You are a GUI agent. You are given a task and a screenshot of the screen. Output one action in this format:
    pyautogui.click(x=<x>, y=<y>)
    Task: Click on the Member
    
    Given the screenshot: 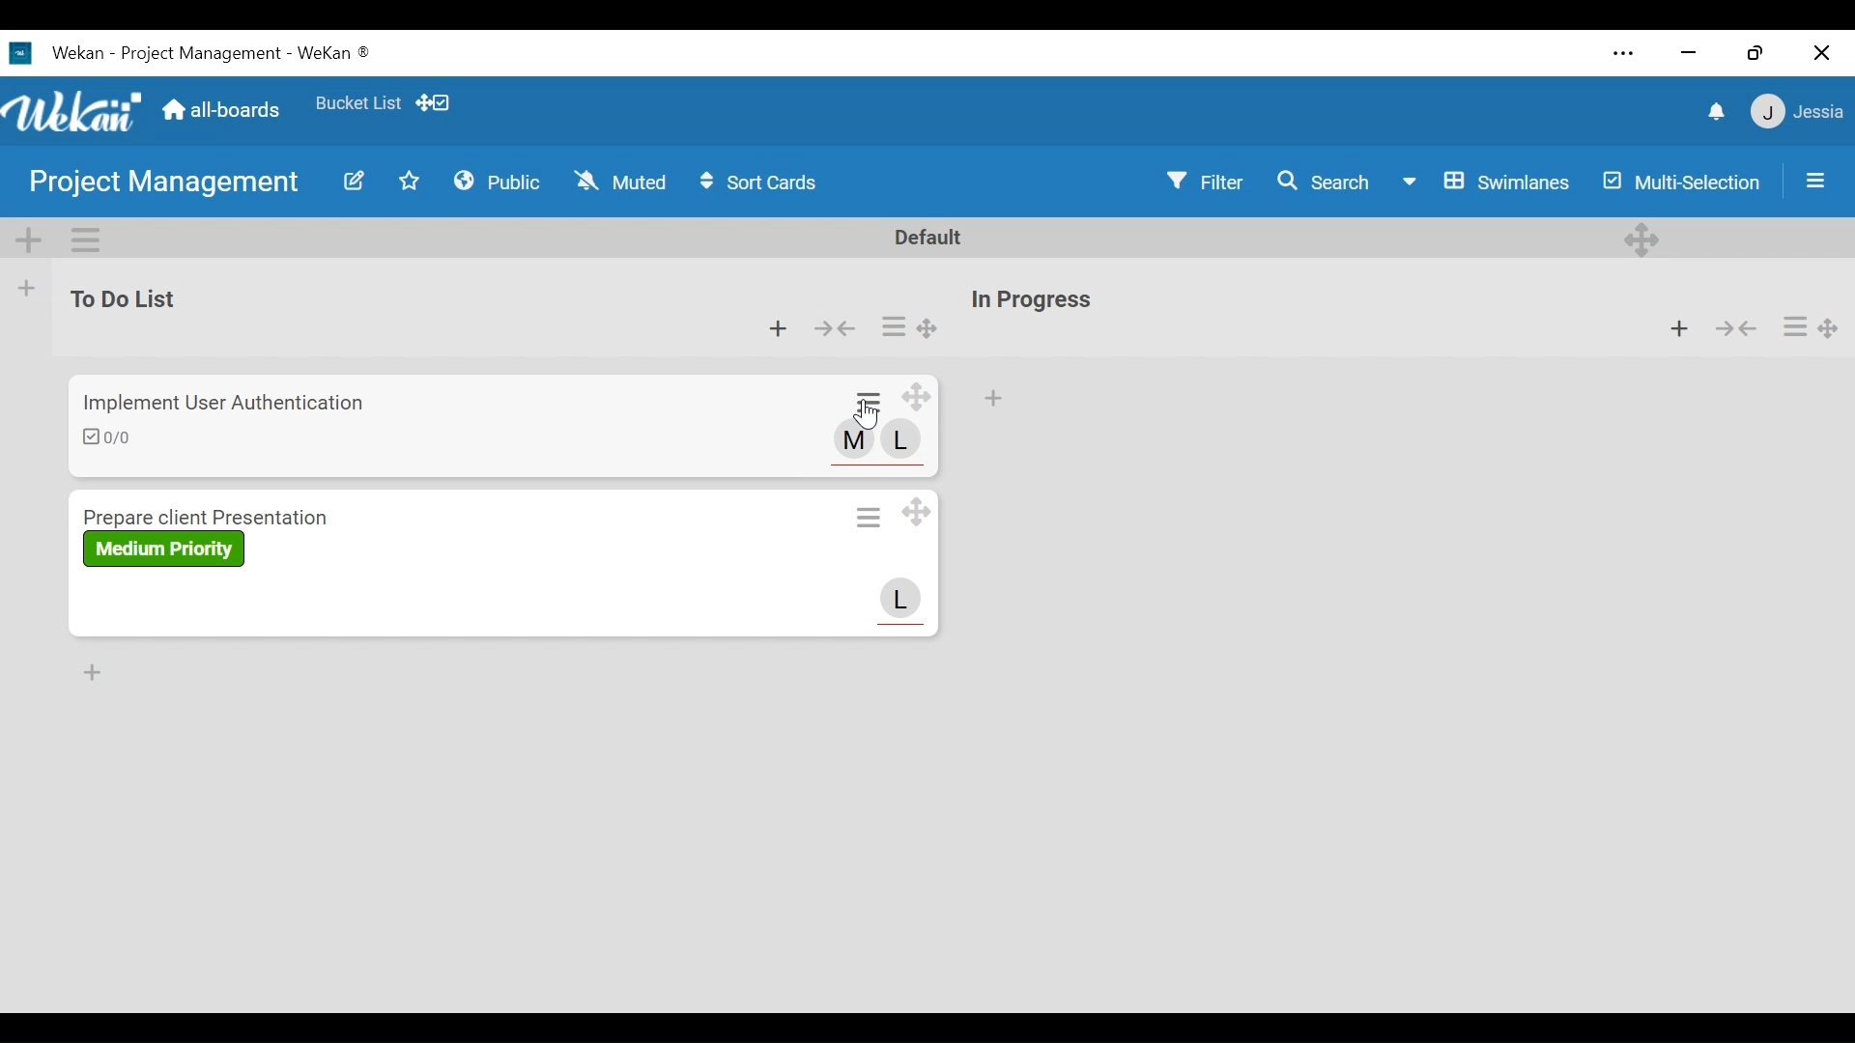 What is the action you would take?
    pyautogui.click(x=899, y=599)
    